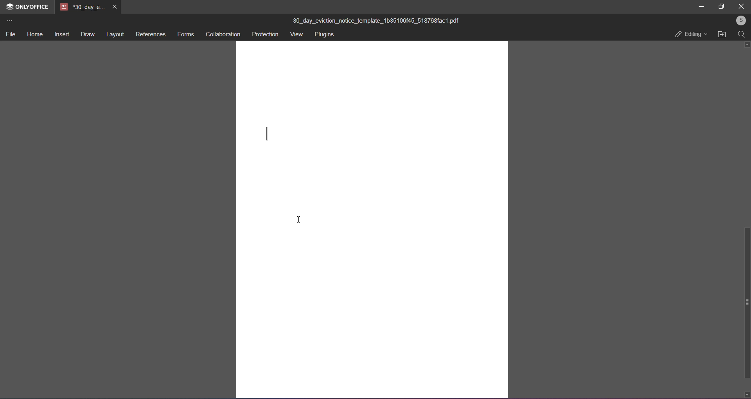  Describe the element at coordinates (746, 45) in the screenshot. I see `up` at that location.